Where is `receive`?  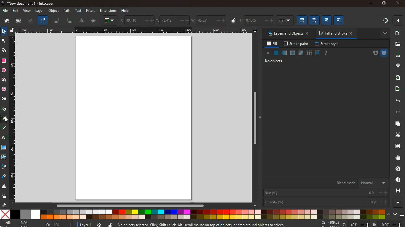
receive is located at coordinates (398, 77).